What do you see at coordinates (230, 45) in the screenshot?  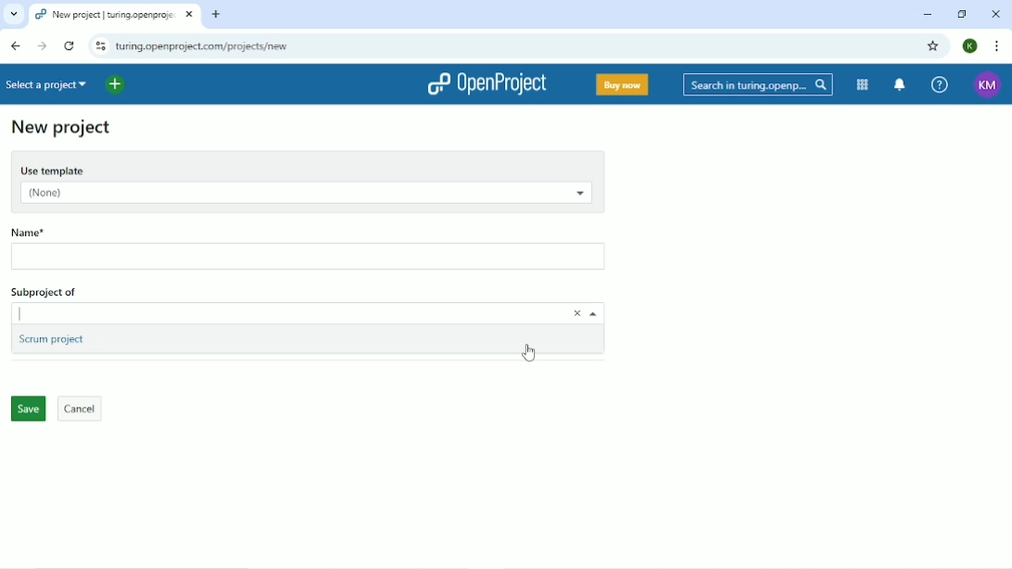 I see `turing.openproject.com/projects/new` at bounding box center [230, 45].